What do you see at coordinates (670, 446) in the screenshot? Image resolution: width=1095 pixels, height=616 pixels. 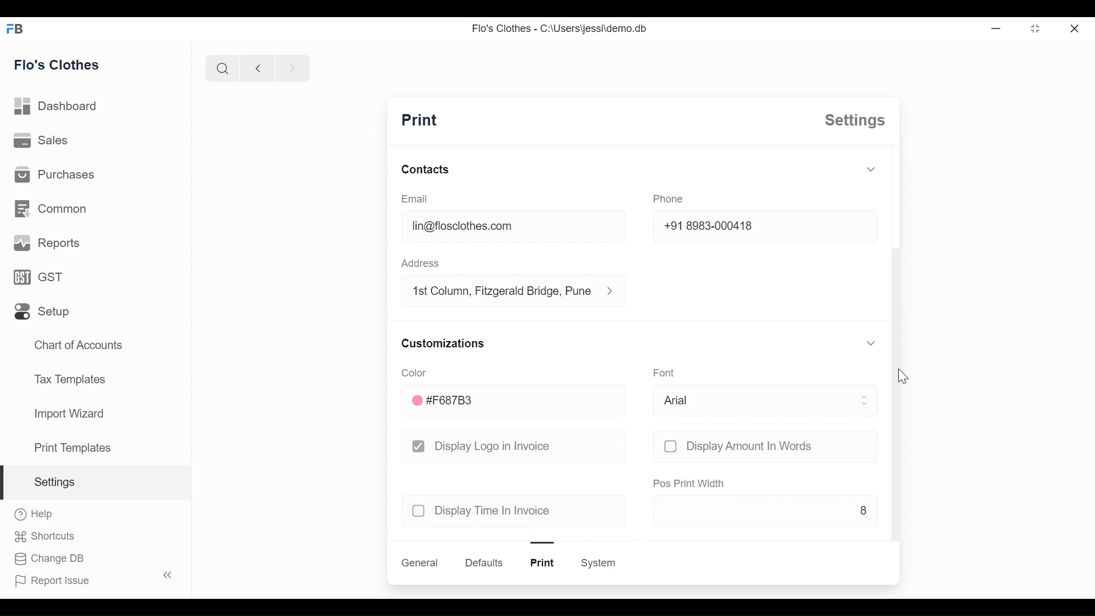 I see `checkbox` at bounding box center [670, 446].